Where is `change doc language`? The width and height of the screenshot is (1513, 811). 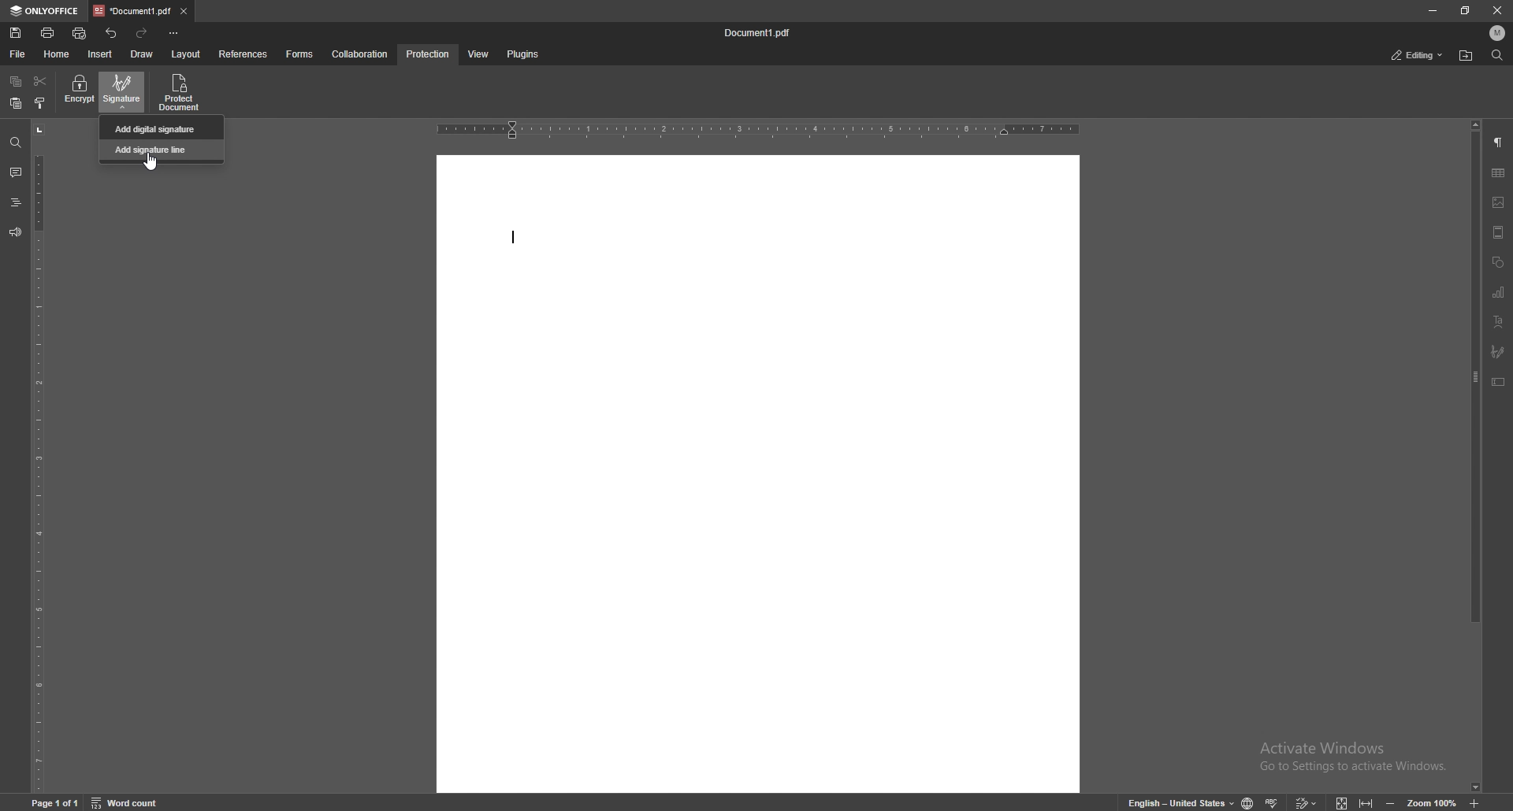 change doc language is located at coordinates (1242, 802).